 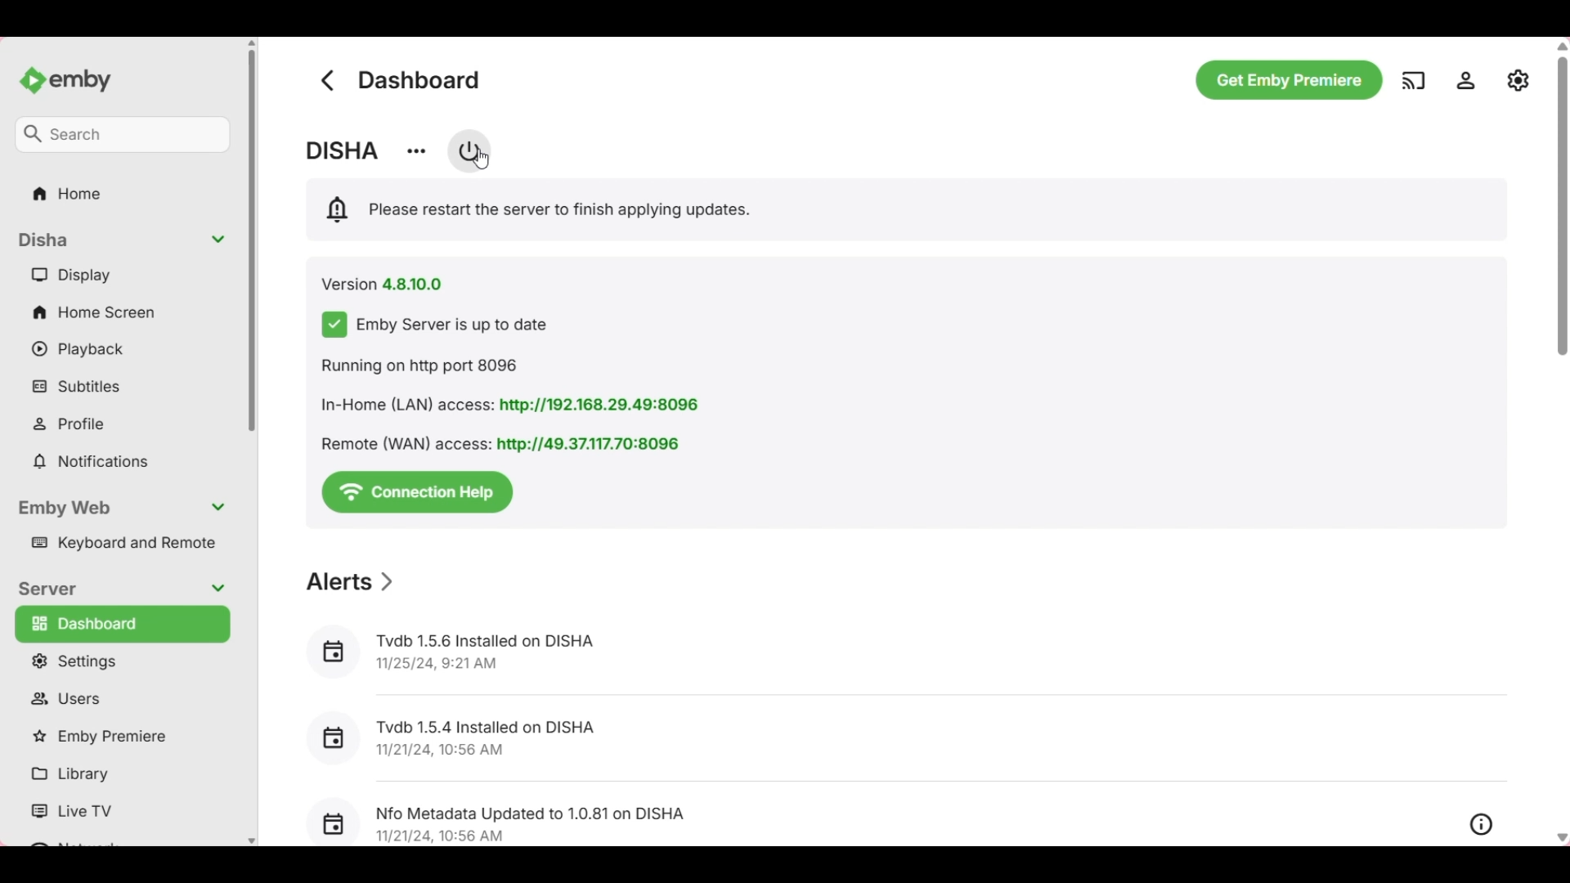 I want to click on Collapse Emby web, so click(x=121, y=509).